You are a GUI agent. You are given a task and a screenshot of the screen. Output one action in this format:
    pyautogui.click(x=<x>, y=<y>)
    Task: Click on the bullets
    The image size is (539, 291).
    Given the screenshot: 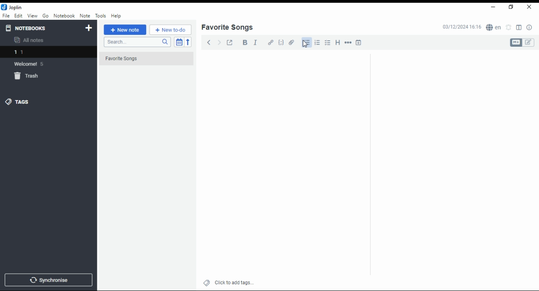 What is the action you would take?
    pyautogui.click(x=306, y=42)
    